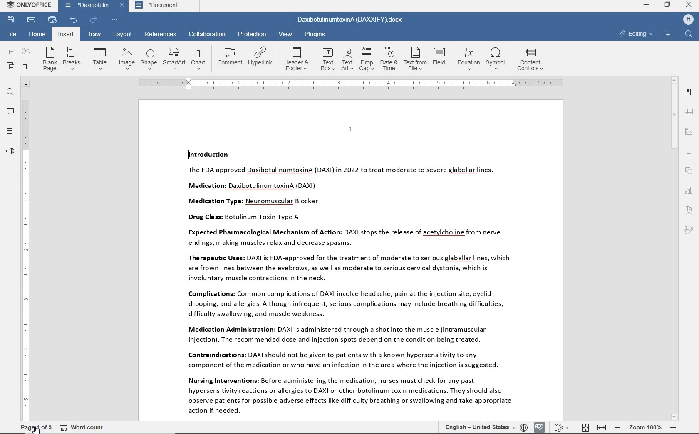  I want to click on drop cap, so click(367, 58).